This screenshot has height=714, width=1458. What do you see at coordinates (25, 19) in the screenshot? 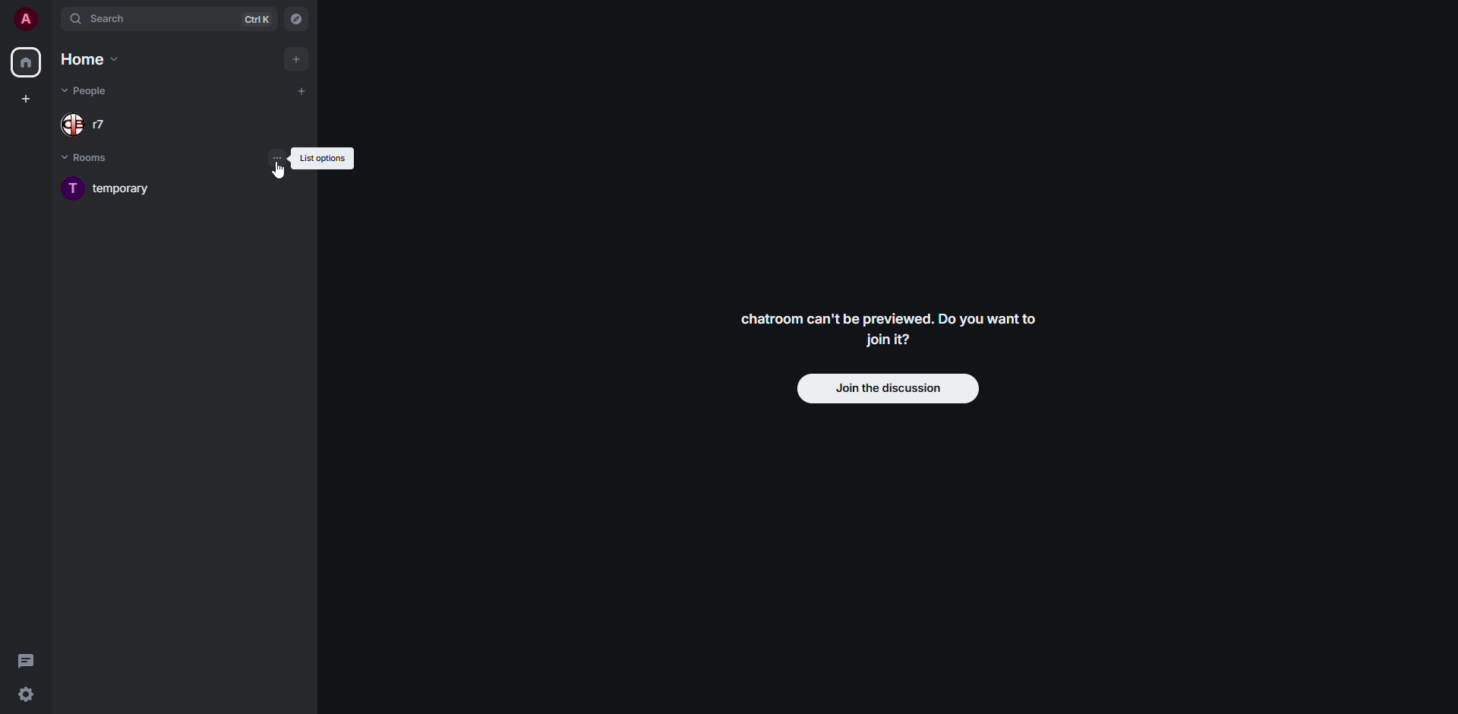
I see `profile` at bounding box center [25, 19].